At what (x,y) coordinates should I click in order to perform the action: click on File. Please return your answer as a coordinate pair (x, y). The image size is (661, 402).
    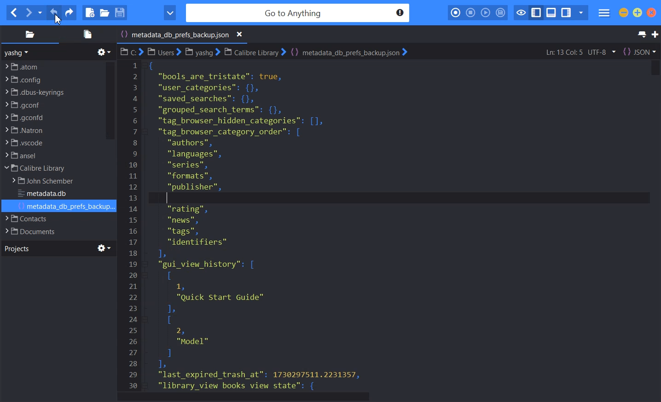
    Looking at the image, I should click on (47, 181).